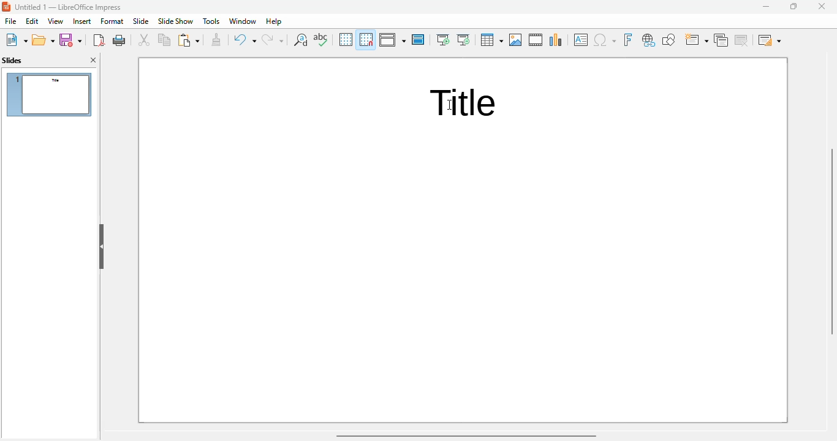 The width and height of the screenshot is (837, 441). I want to click on insert special characters, so click(605, 40).